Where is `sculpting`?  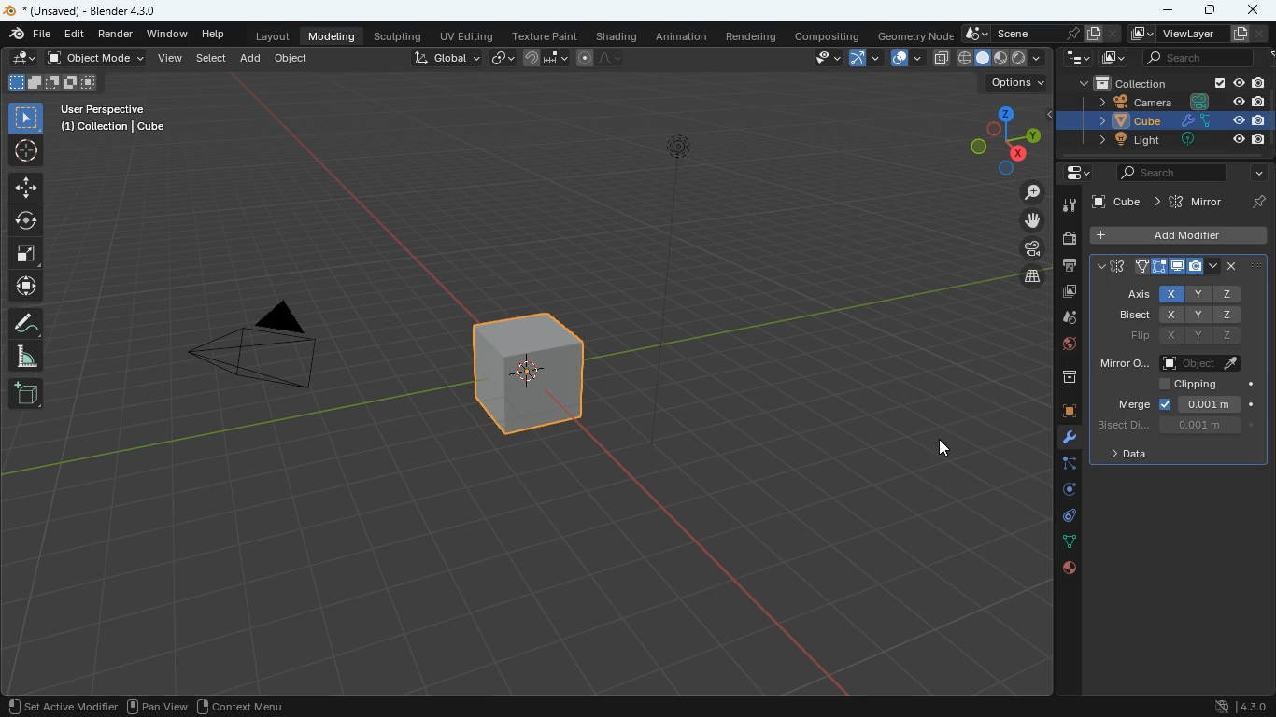 sculpting is located at coordinates (401, 35).